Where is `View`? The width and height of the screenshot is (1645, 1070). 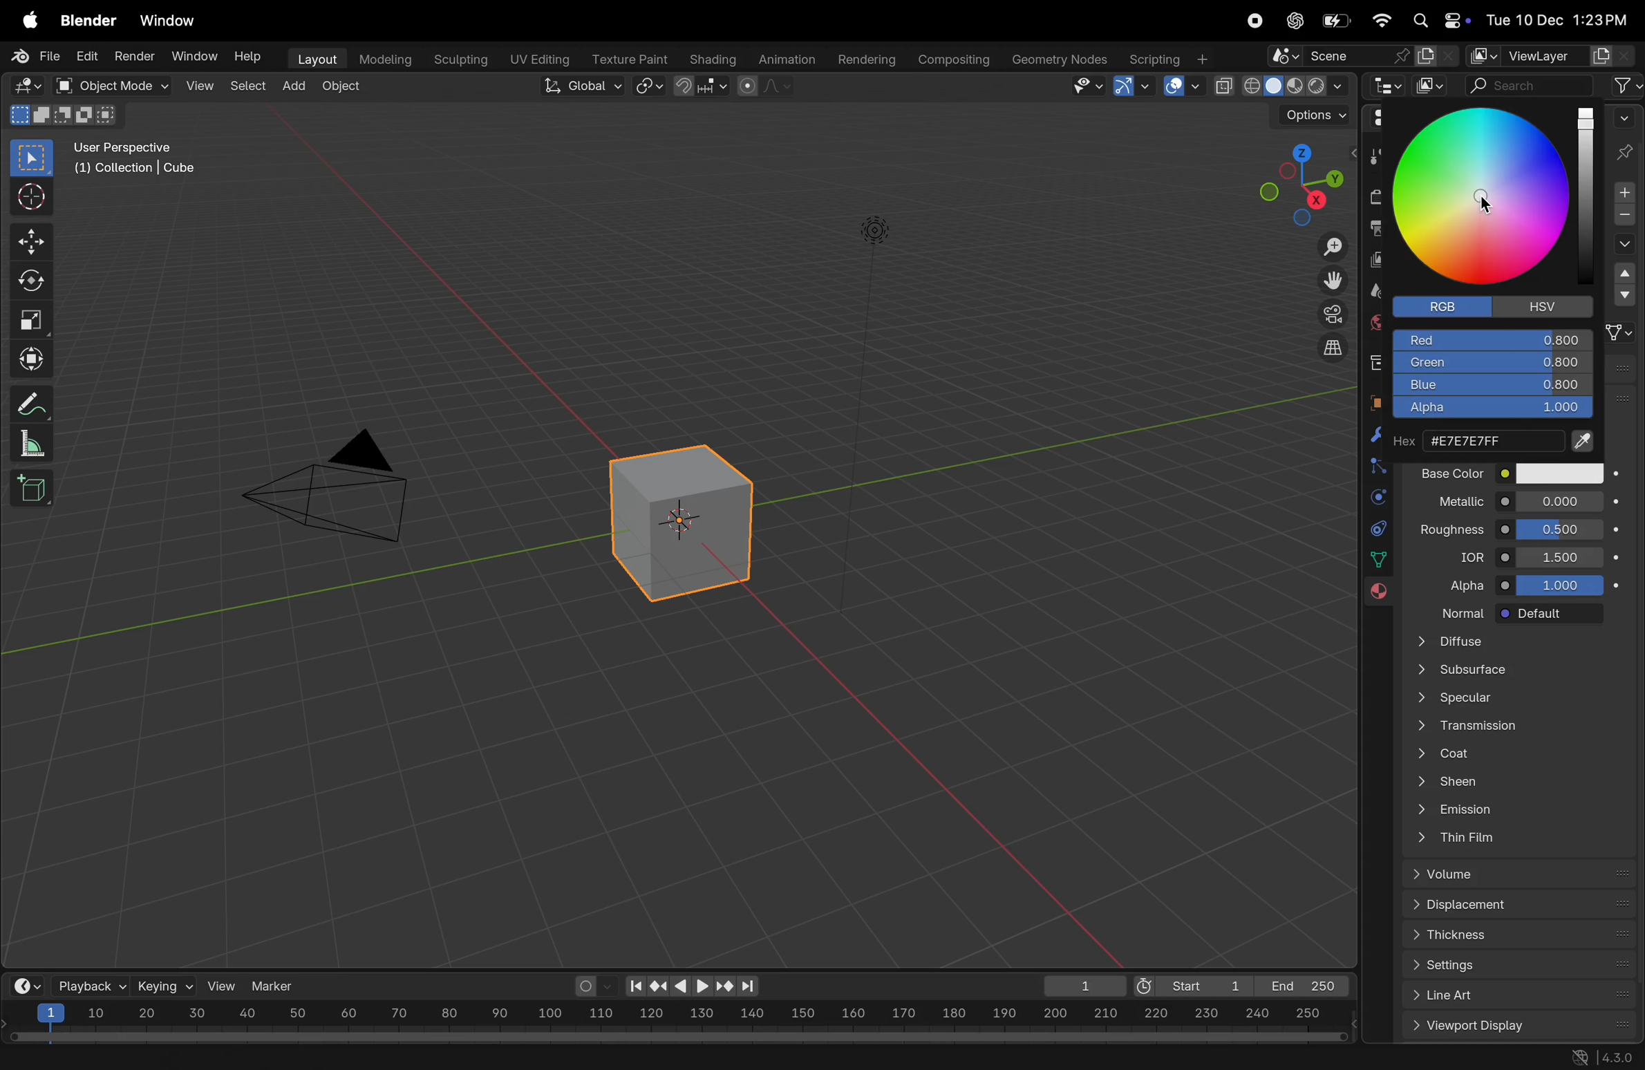 View is located at coordinates (198, 85).